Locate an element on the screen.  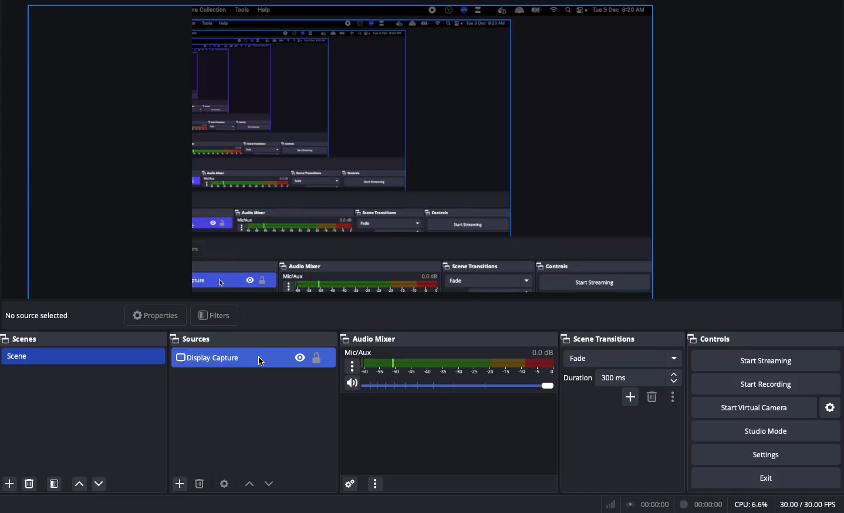
Start virtual camera is located at coordinates (754, 409).